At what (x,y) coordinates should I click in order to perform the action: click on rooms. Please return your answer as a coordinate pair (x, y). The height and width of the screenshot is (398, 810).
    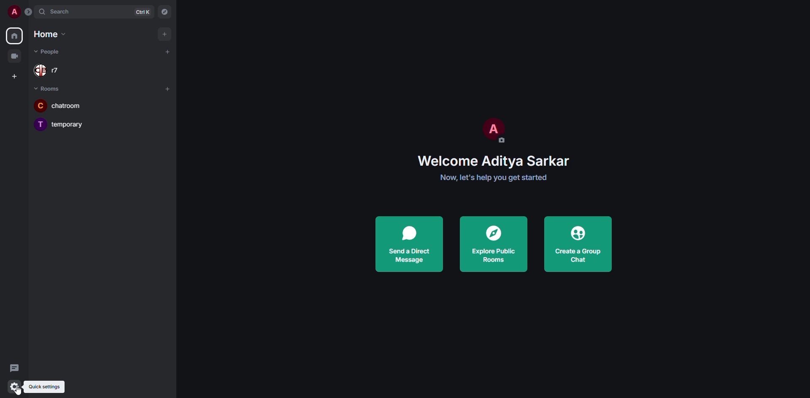
    Looking at the image, I should click on (48, 87).